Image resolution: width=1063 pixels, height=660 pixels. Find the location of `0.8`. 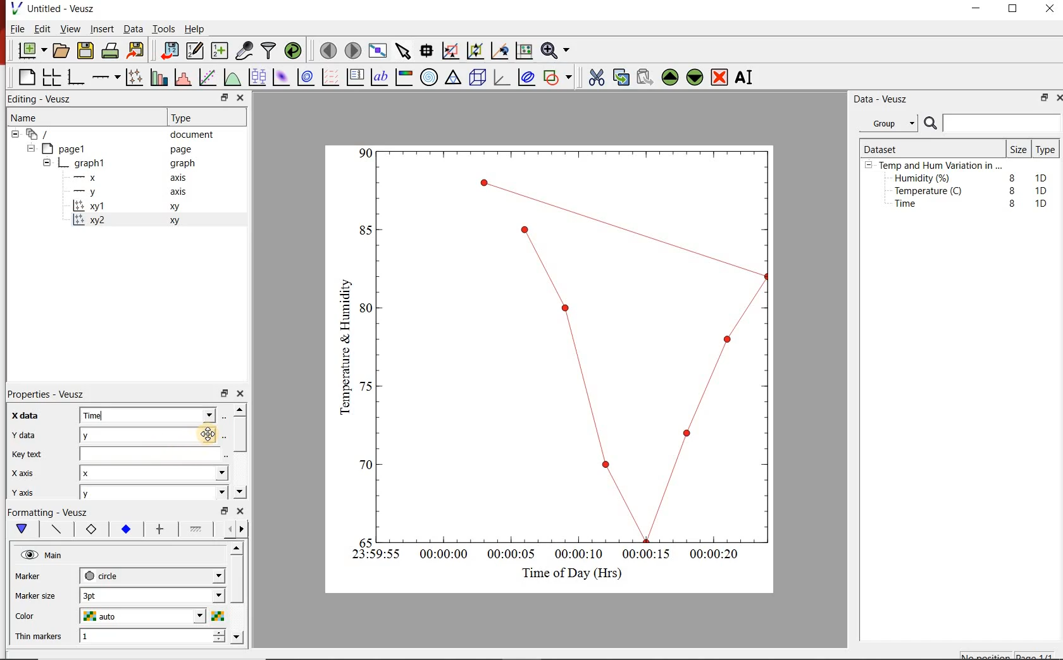

0.8 is located at coordinates (364, 229).